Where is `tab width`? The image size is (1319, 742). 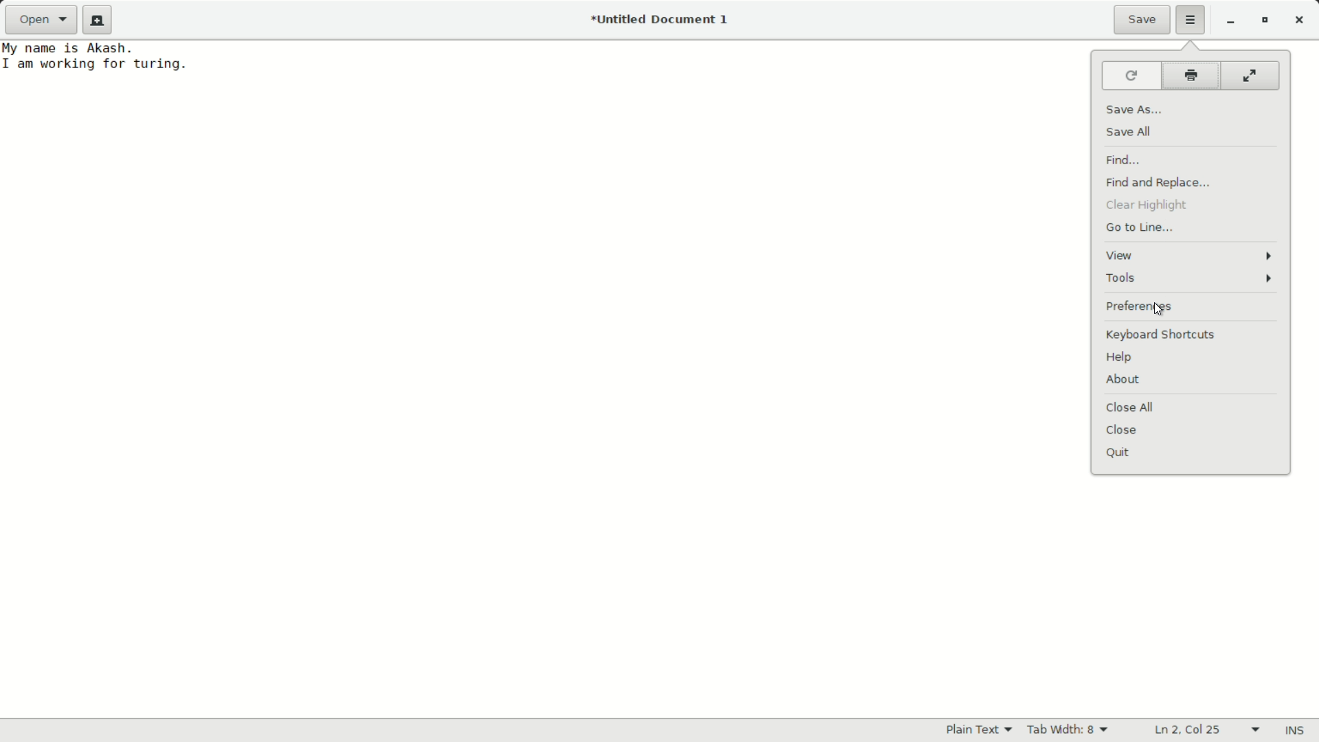 tab width is located at coordinates (1070, 729).